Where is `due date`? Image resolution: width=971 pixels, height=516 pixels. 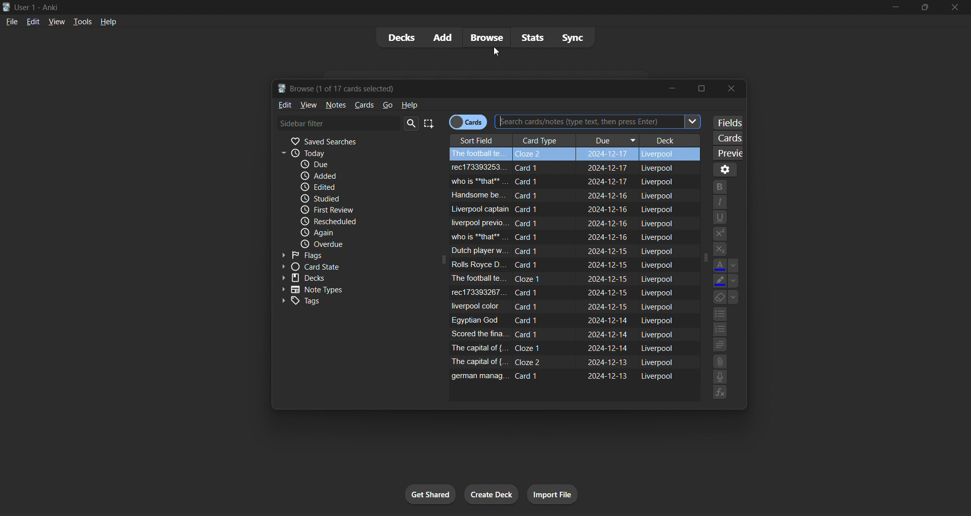
due date is located at coordinates (608, 293).